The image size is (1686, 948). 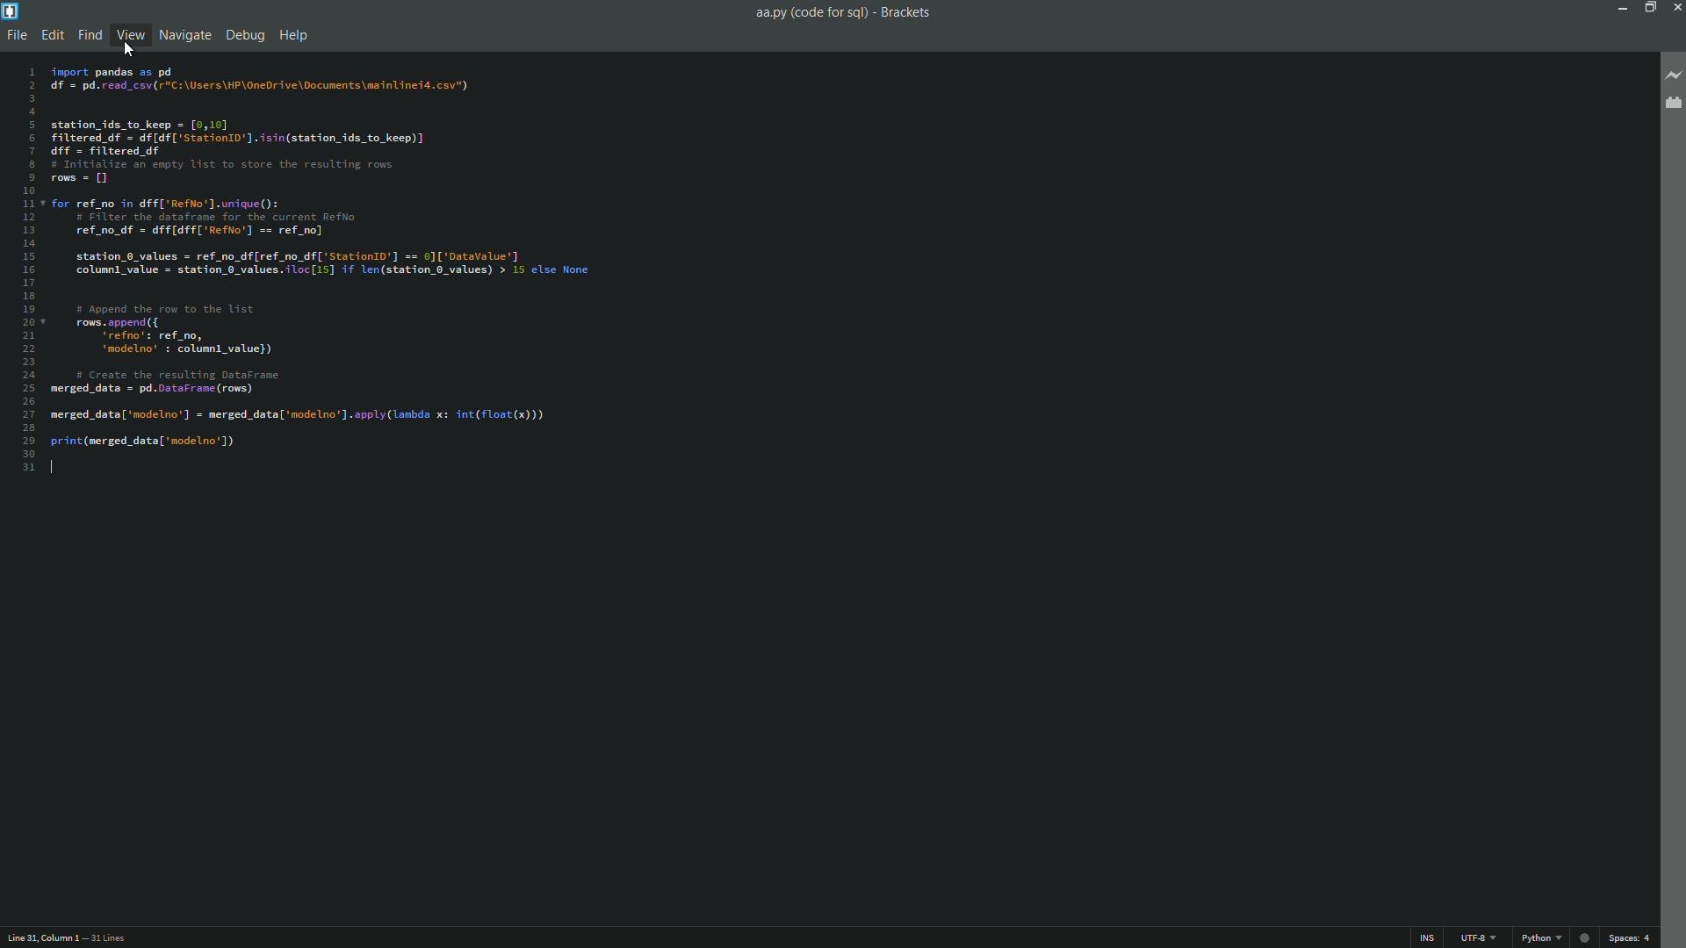 What do you see at coordinates (343, 258) in the screenshot?
I see `import pandas as pd
df = pd.read_csv(r"C:\Users\HP\OneDrive\Docunents\mainlinei4.csv")
station_ids_to_keep = [0,16]
filtered df = df [df['Station1D'].isin(station_ids_to_keep)]
dff = filtered df
# Initialize an empty list to store the resulting rows
rows = []
for ref_no in dff['RefNo'].unique():
# Filter the dataframe for the current RefNo
ref_no_df = dff[dff['Reflo'] == ref_no]
station_0_values = ref_no_df[ref_no_df['StationI'] == 0]['DataValue']
columnl value = station_0_values.iloc[15] if len(station_0_values) > 15 else None
# Append the row to the list
 rows.append({
‘refno': ref_no,
‘modelno’ : columnl_value})
# Create the resulting DataFrame
merged_data = pd.DataFrane (rows)
merged_data['modelno’] = merged_data['modelno']. apply (lambda x: int(float(x)))
print(merged_datal'modelno'])` at bounding box center [343, 258].